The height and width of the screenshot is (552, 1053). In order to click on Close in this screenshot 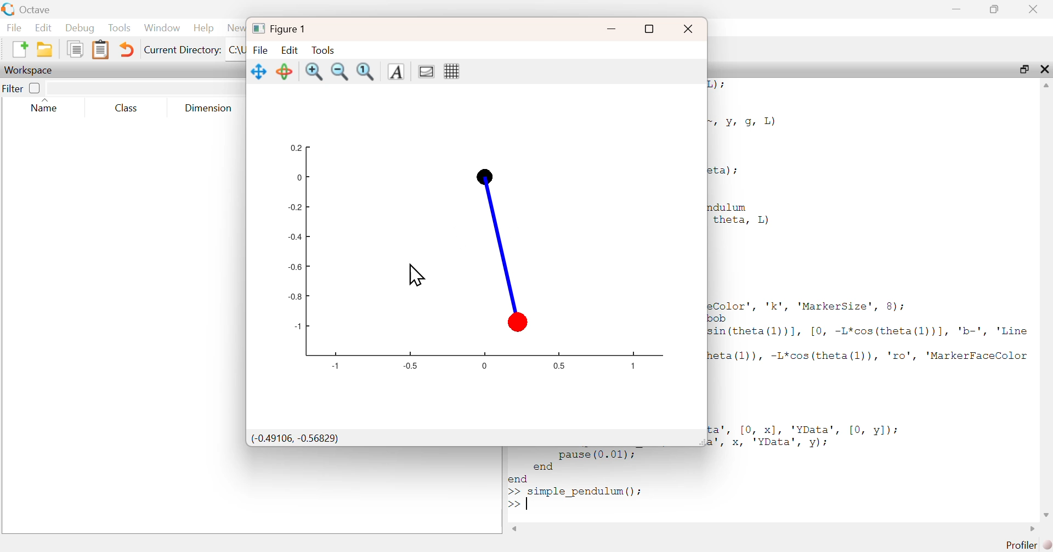, I will do `click(1032, 9)`.